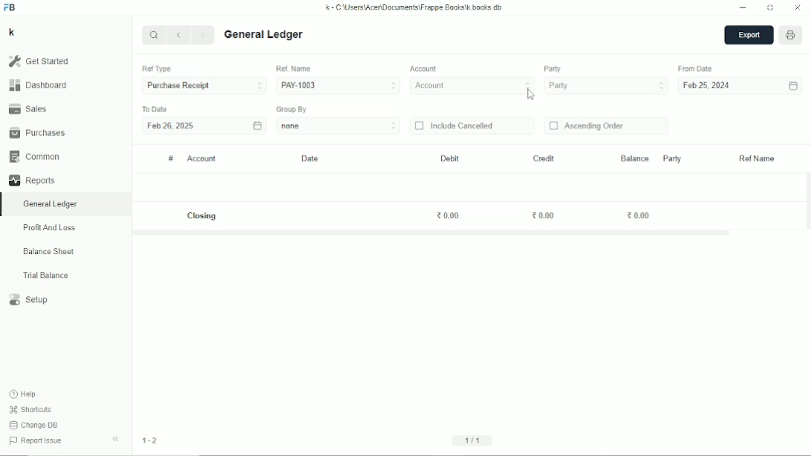 The height and width of the screenshot is (456, 811). I want to click on 0.00, so click(639, 215).